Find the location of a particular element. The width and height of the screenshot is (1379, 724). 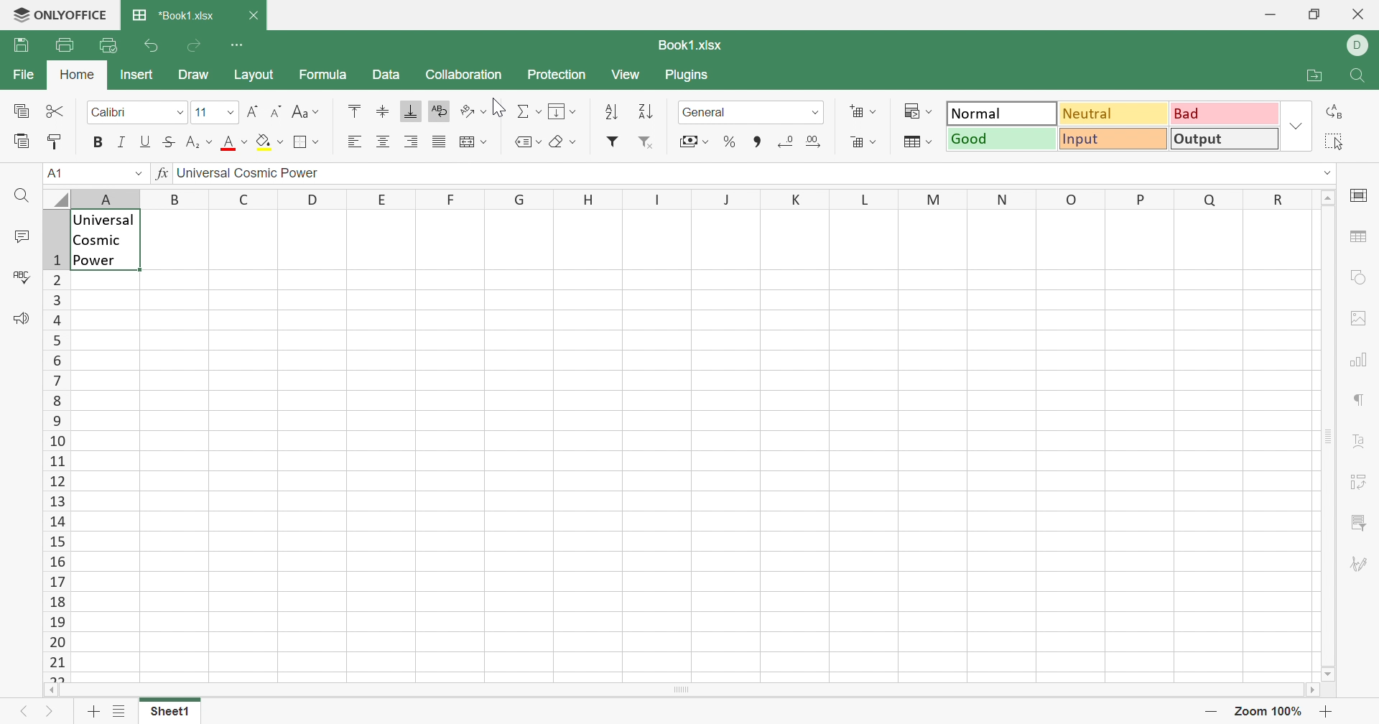

Column Names is located at coordinates (678, 197).